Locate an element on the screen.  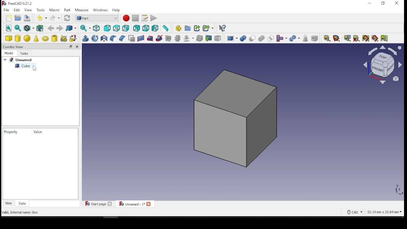
intersection is located at coordinates (270, 39).